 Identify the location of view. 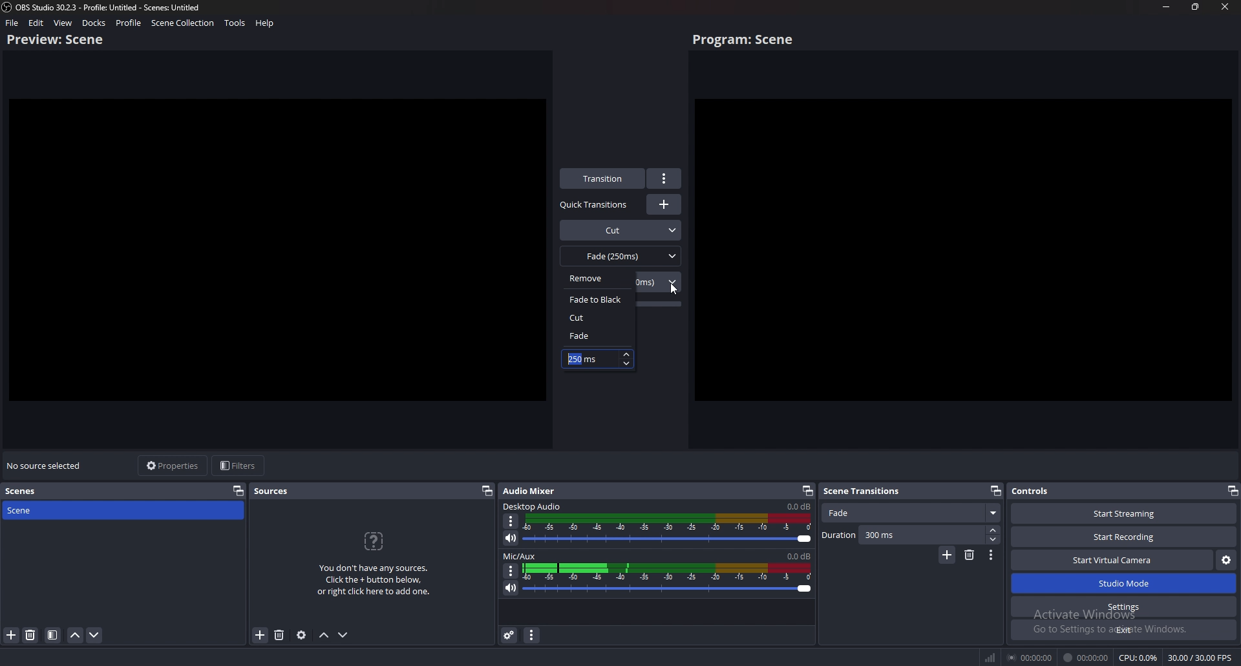
(63, 23).